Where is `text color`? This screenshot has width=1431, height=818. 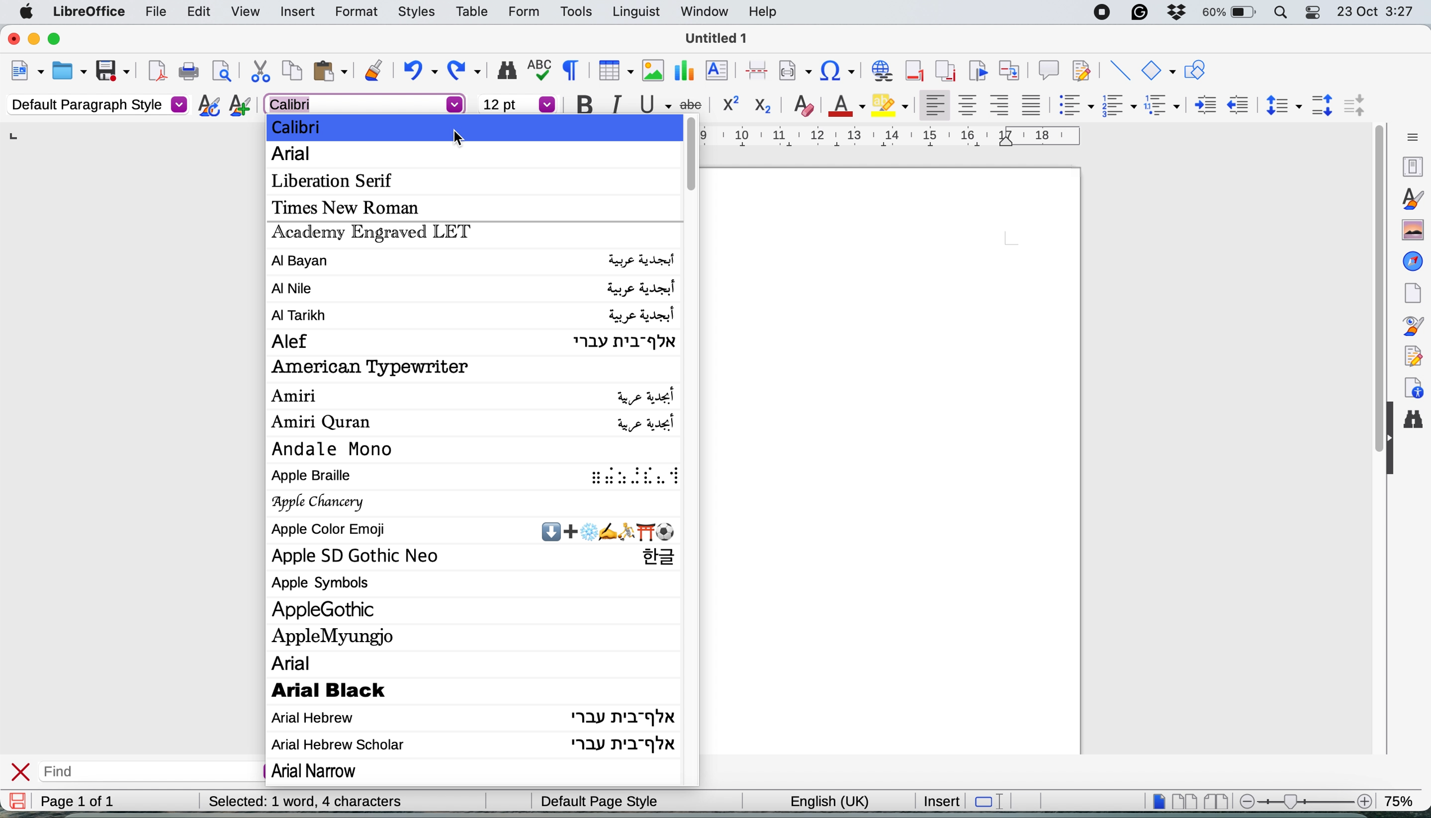 text color is located at coordinates (846, 104).